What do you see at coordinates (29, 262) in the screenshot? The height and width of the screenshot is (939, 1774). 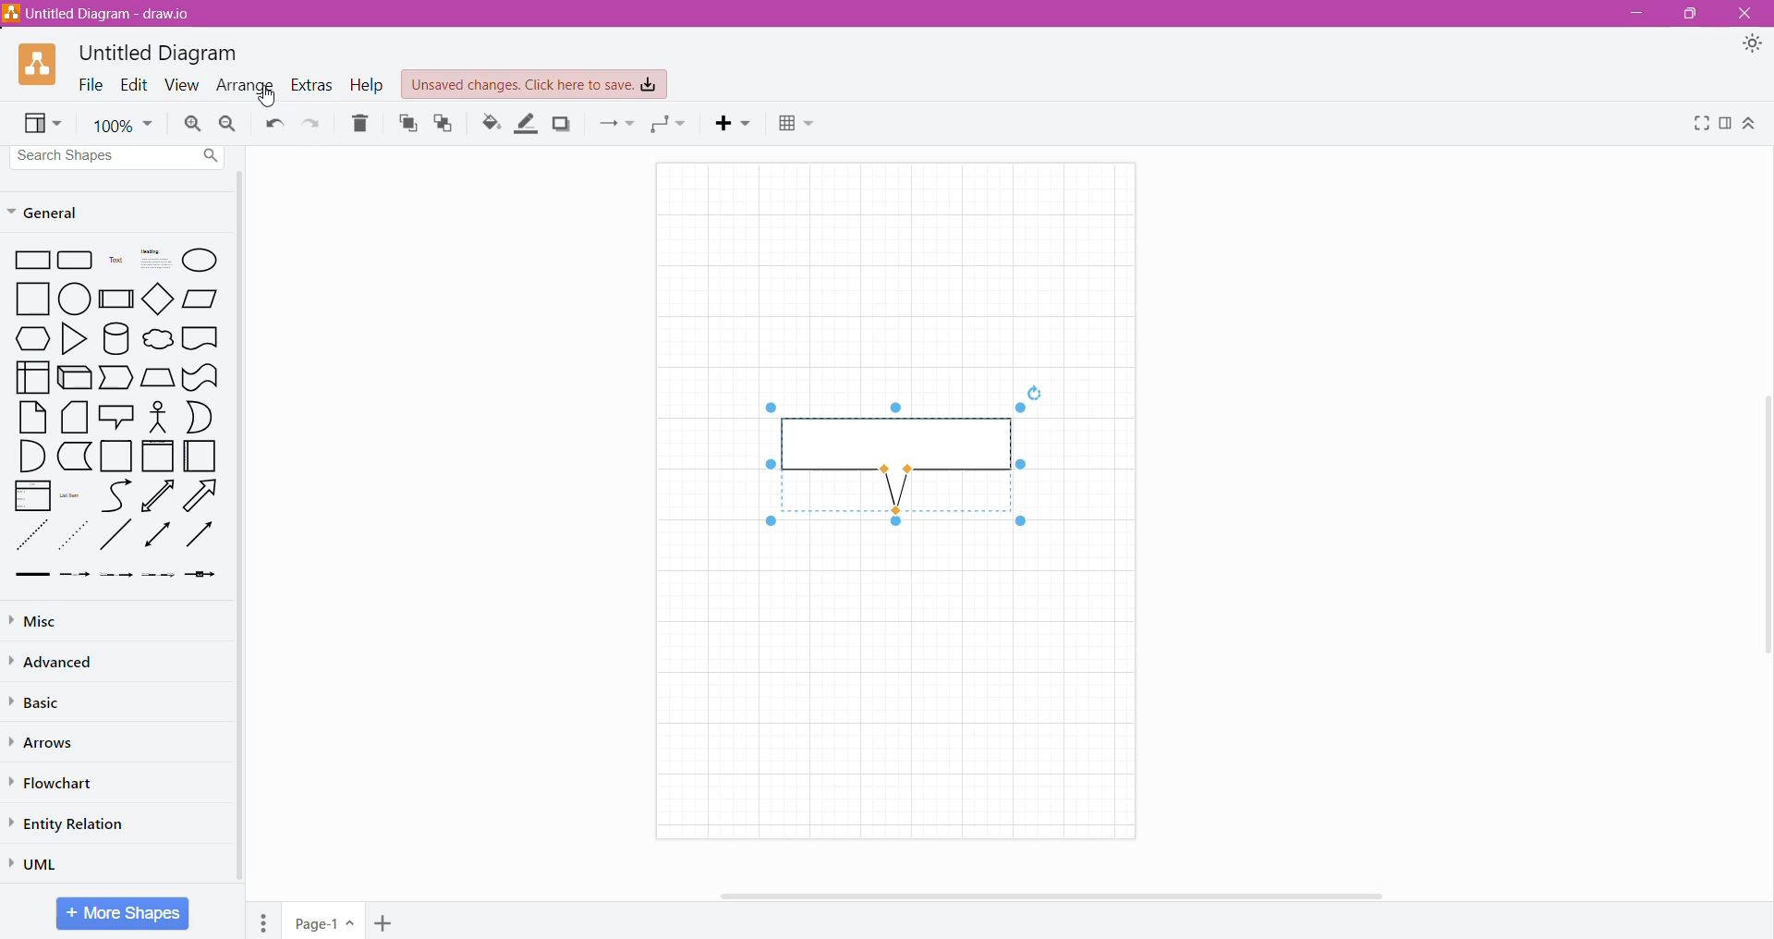 I see `rectangle` at bounding box center [29, 262].